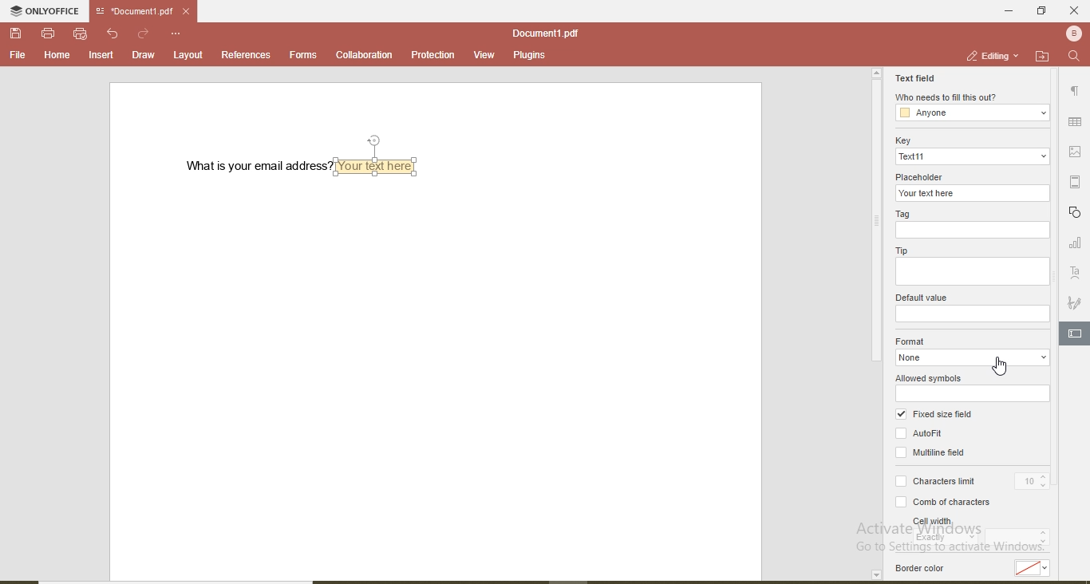  I want to click on allowed symbols, so click(930, 378).